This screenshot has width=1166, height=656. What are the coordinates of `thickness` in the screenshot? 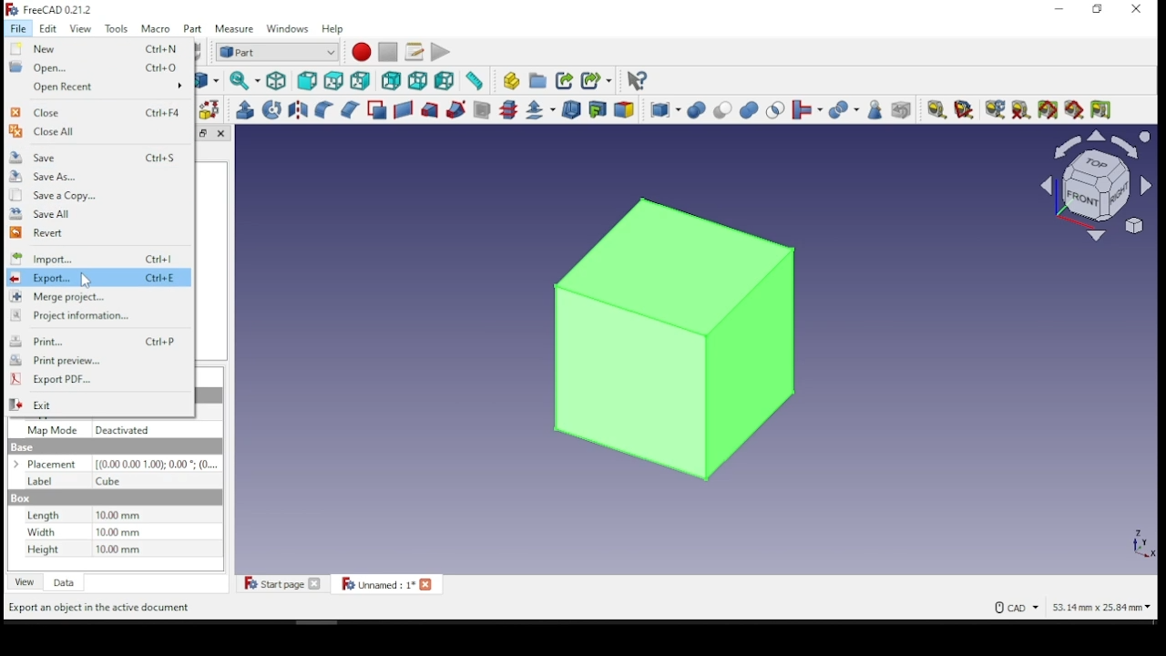 It's located at (571, 110).